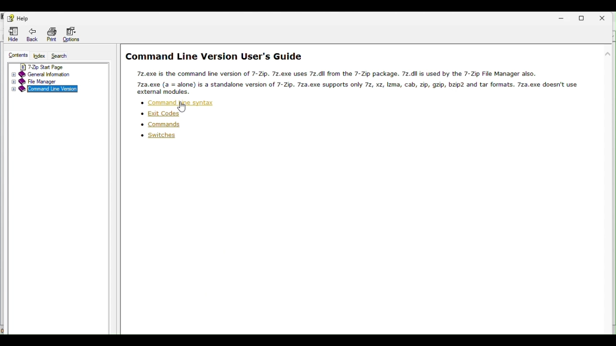  Describe the element at coordinates (14, 34) in the screenshot. I see `Hide` at that location.